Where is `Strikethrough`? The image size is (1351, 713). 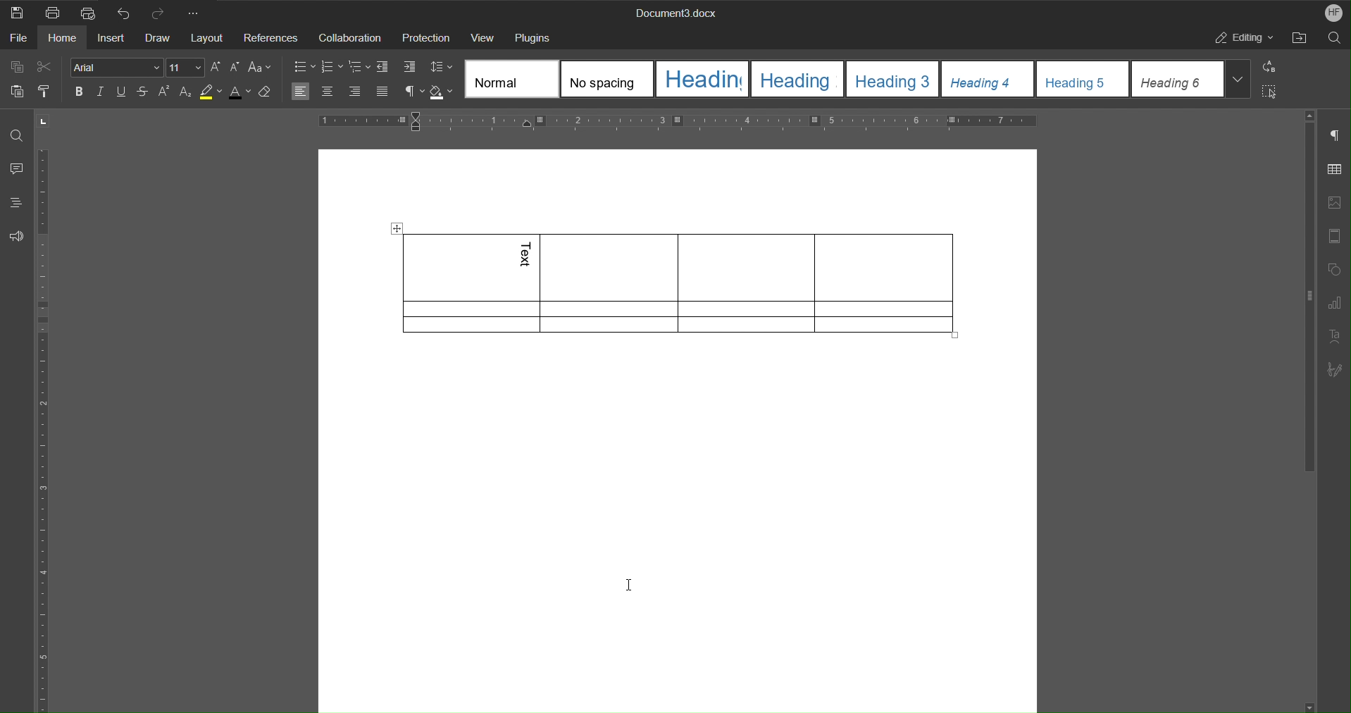 Strikethrough is located at coordinates (142, 92).